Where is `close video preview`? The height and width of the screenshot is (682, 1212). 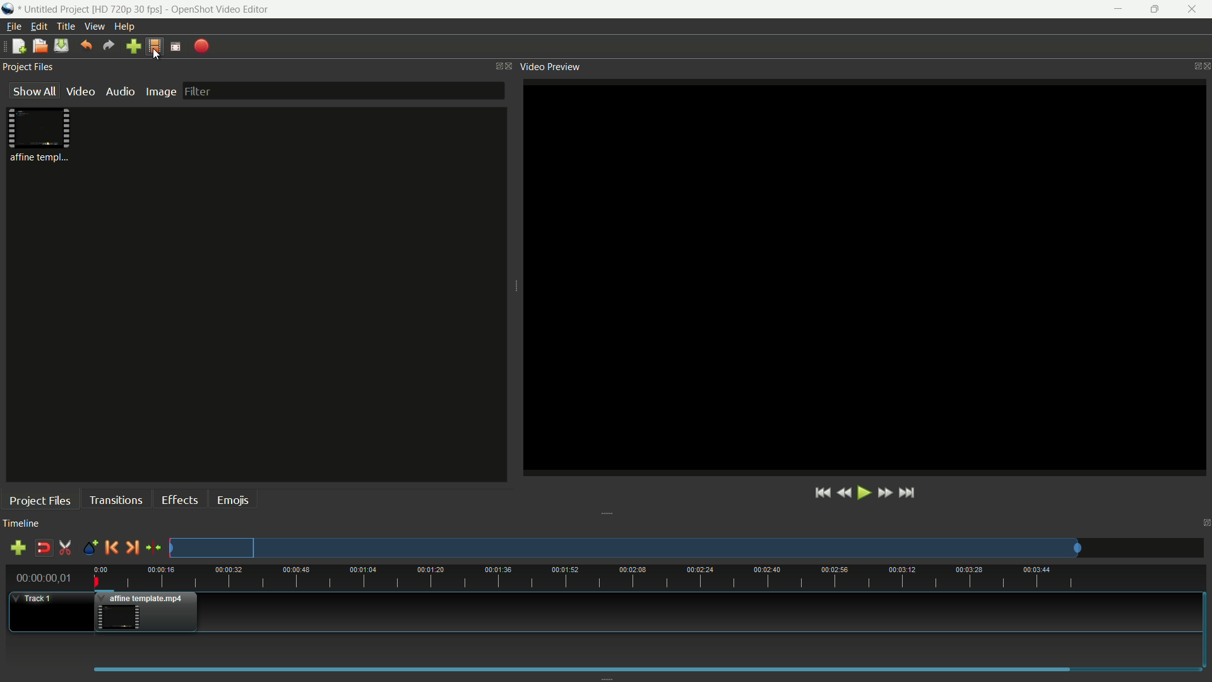
close video preview is located at coordinates (1204, 65).